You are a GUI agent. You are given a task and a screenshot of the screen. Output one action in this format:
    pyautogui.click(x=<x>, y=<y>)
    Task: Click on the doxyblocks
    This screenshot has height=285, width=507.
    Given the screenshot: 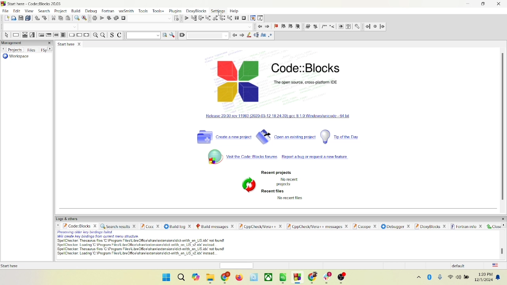 What is the action you would take?
    pyautogui.click(x=196, y=11)
    